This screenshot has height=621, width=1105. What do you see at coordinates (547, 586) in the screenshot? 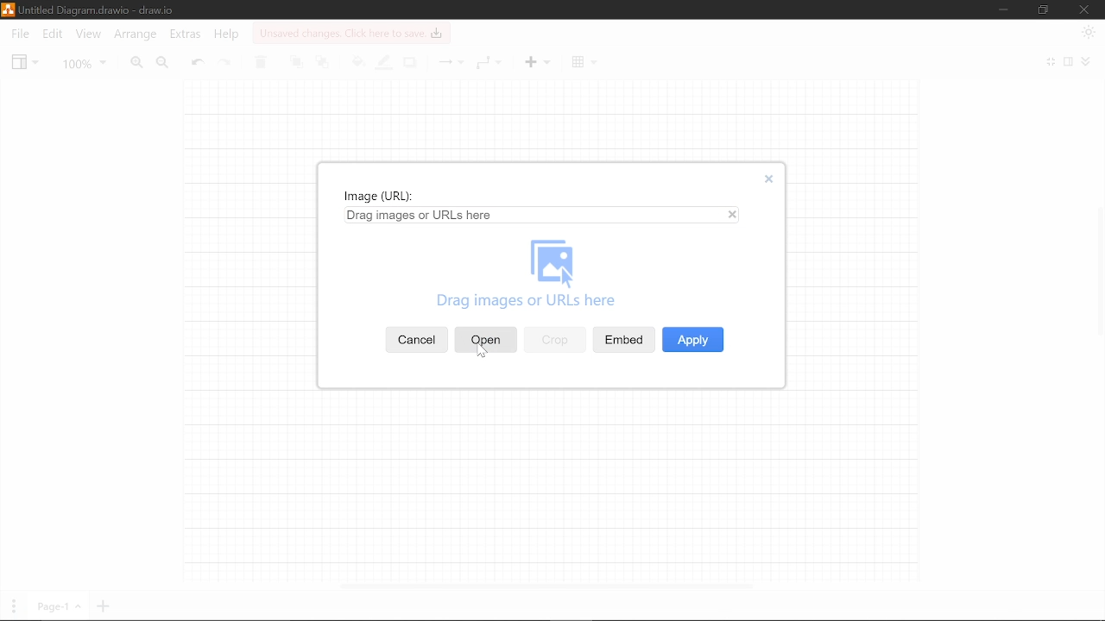
I see `Horizontal scrollbar` at bounding box center [547, 586].